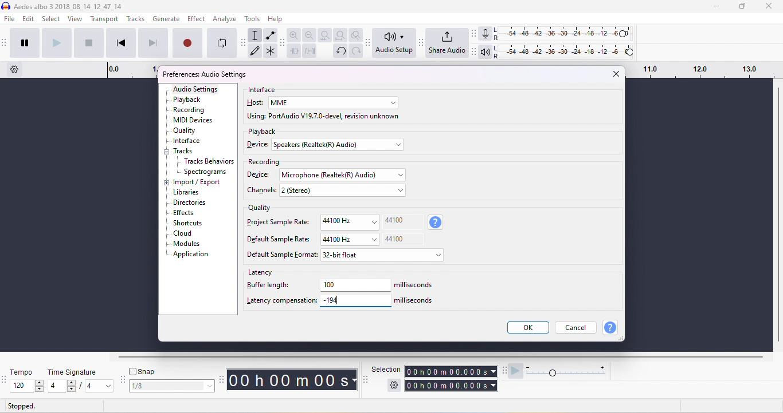 This screenshot has width=783, height=413. What do you see at coordinates (326, 35) in the screenshot?
I see `fit selection to width` at bounding box center [326, 35].